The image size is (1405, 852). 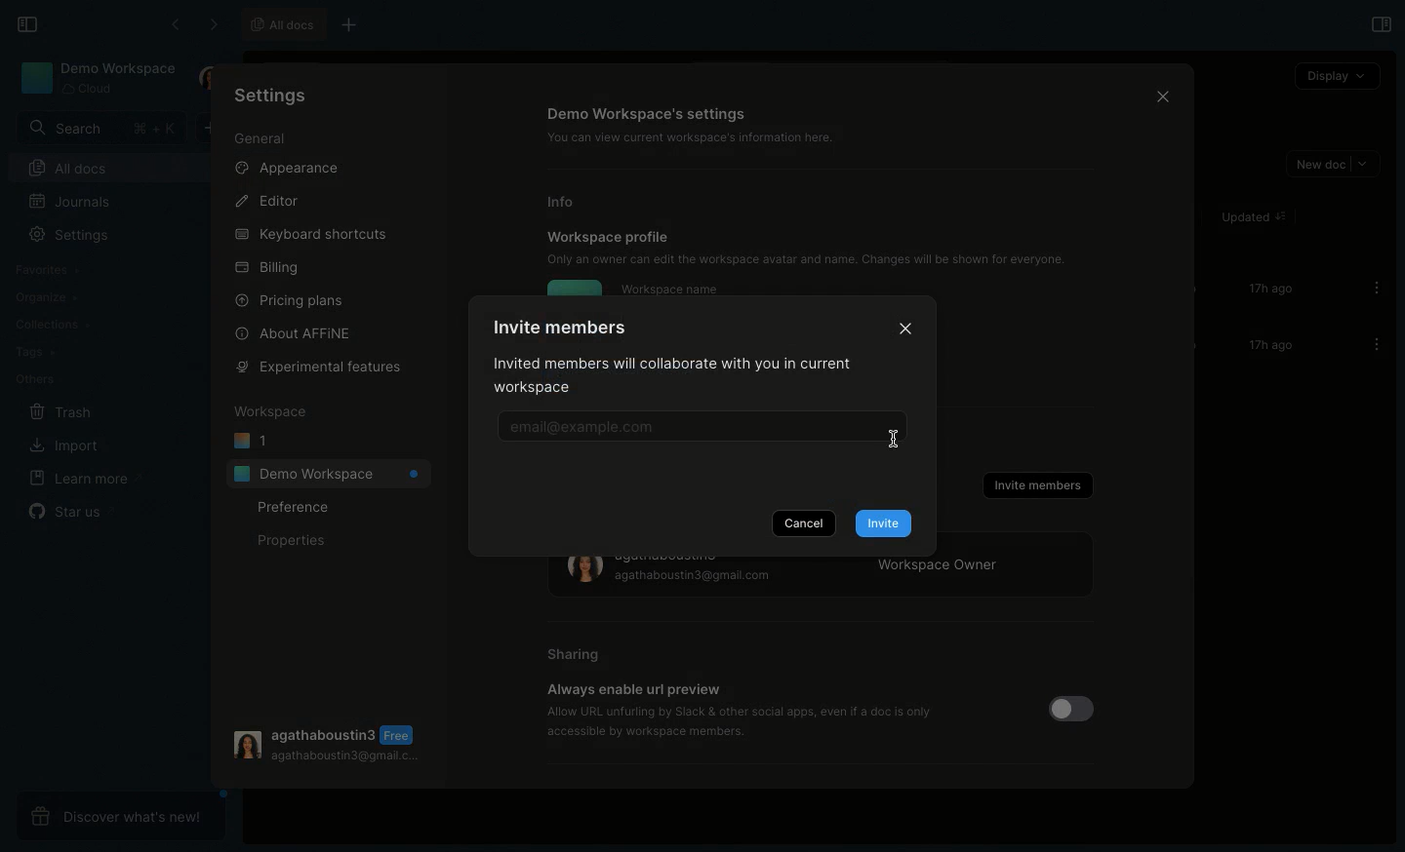 What do you see at coordinates (69, 201) in the screenshot?
I see `Journals` at bounding box center [69, 201].